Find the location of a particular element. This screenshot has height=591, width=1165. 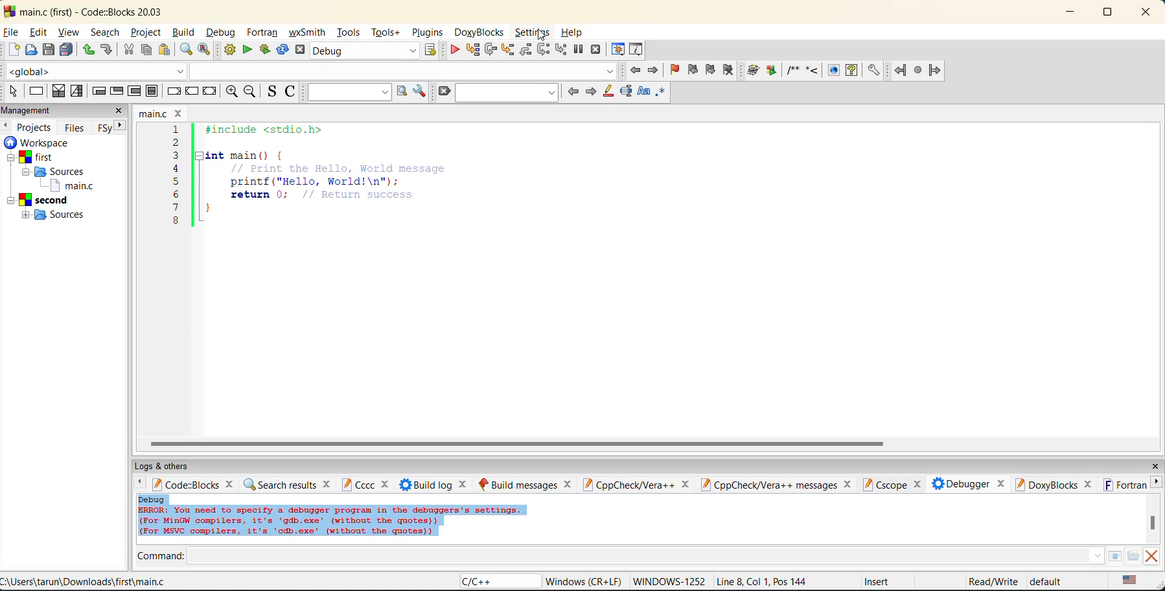

doxyblocks is located at coordinates (478, 32).